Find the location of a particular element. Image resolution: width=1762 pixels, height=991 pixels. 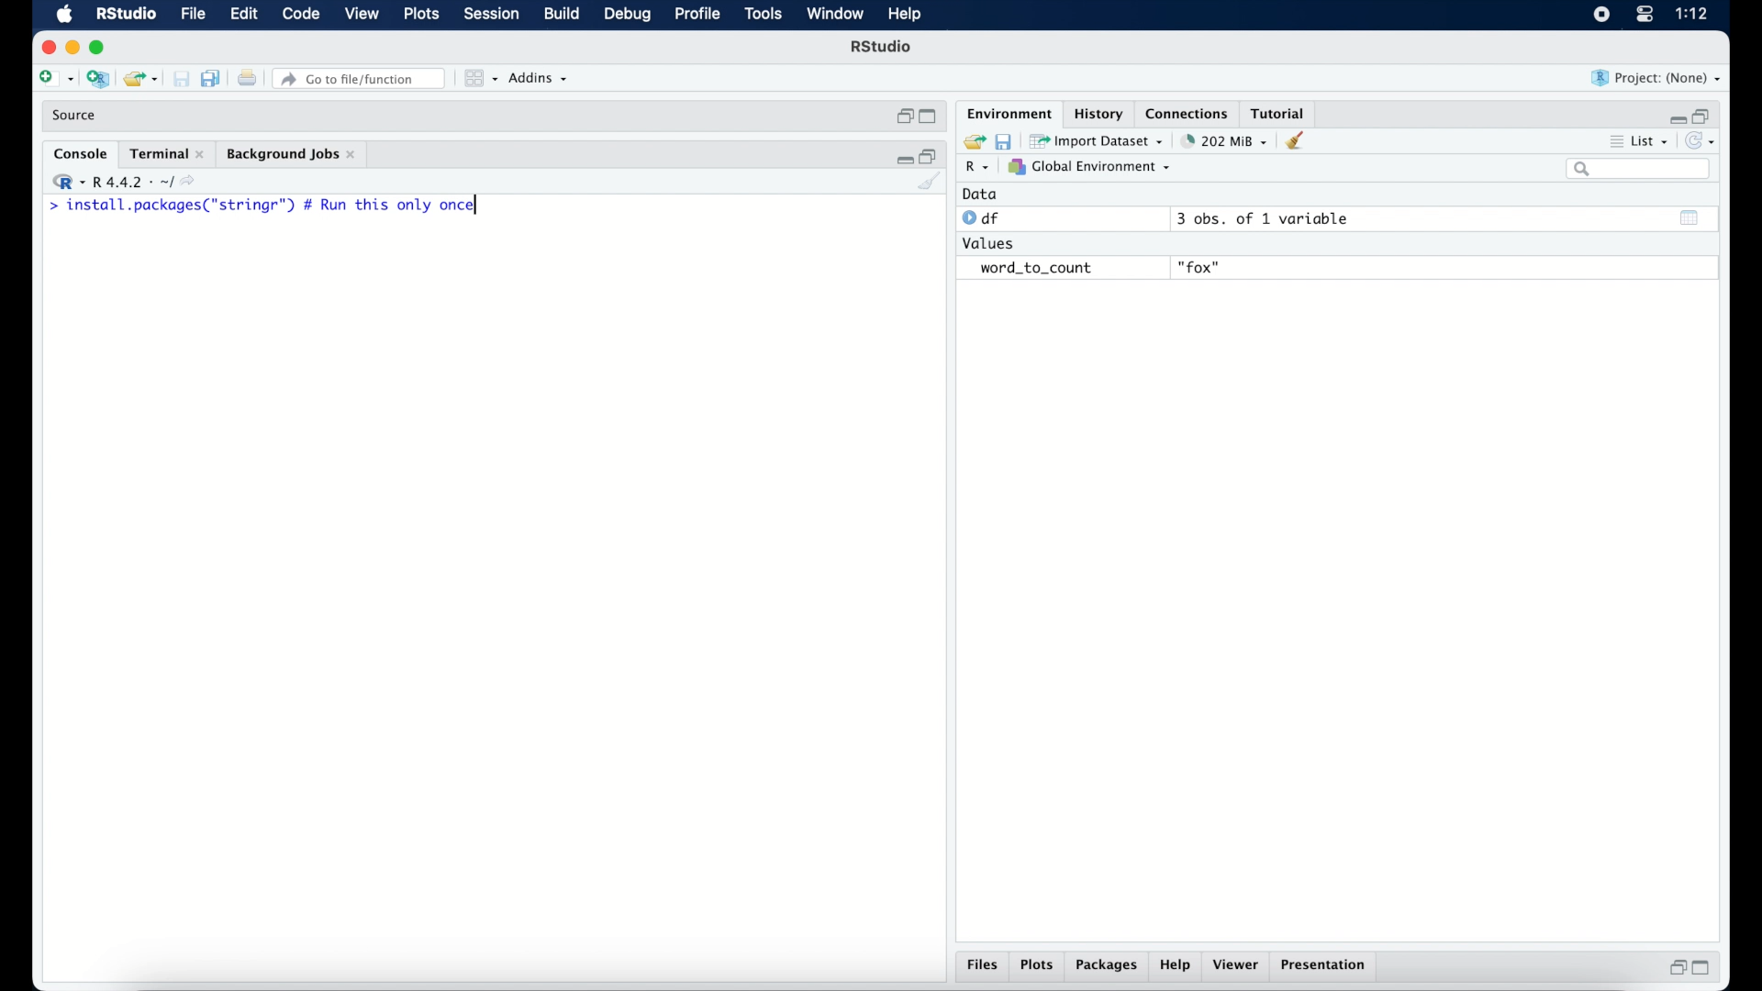

save all document is located at coordinates (215, 80).